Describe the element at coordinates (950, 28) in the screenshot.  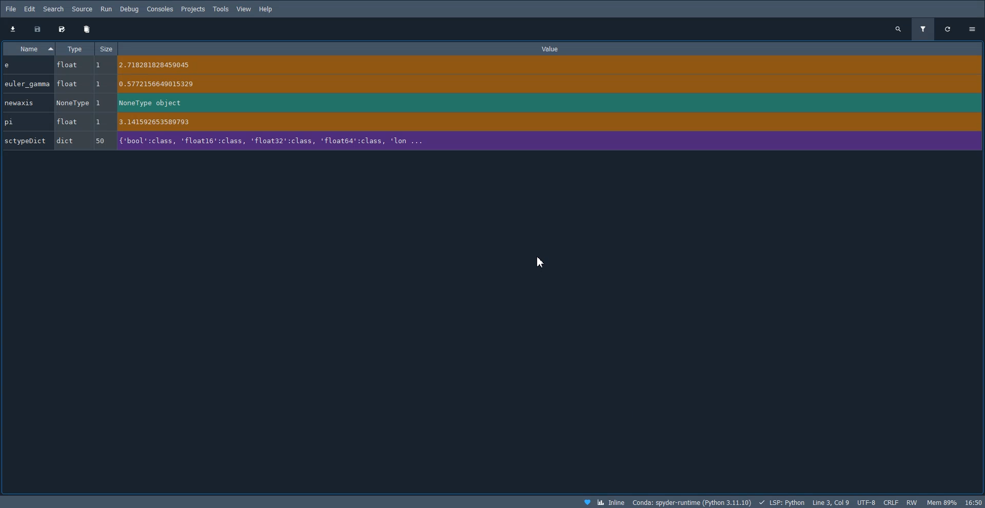
I see `Refresh` at that location.